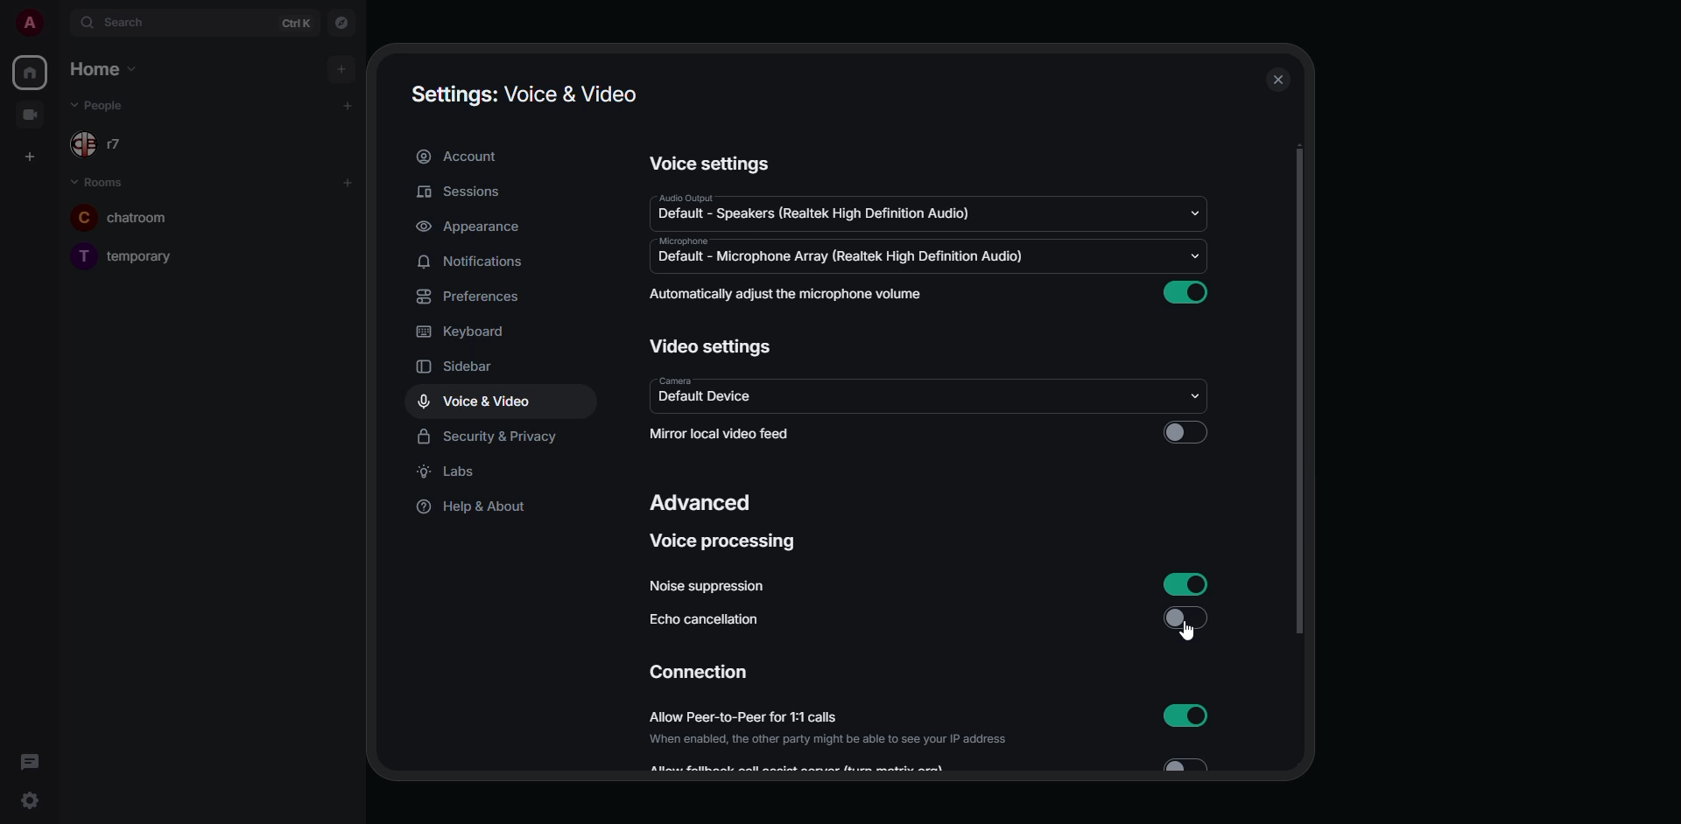  What do you see at coordinates (1199, 397) in the screenshot?
I see `drop down` at bounding box center [1199, 397].